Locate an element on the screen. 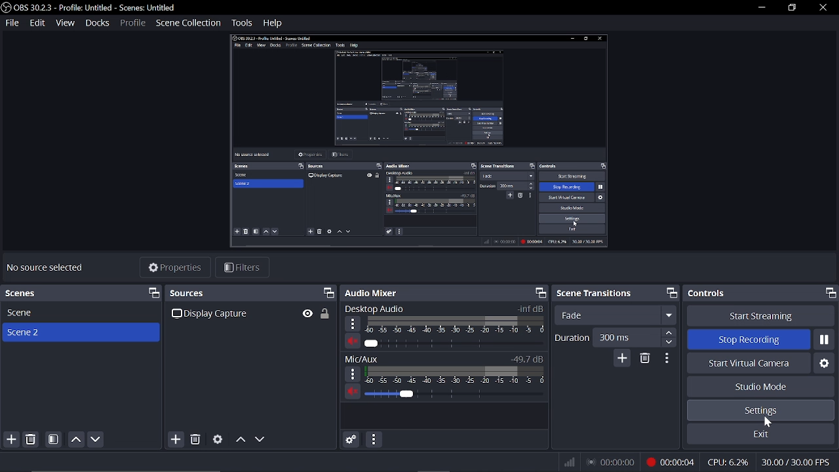 This screenshot has height=472, width=839. Fade is located at coordinates (616, 314).